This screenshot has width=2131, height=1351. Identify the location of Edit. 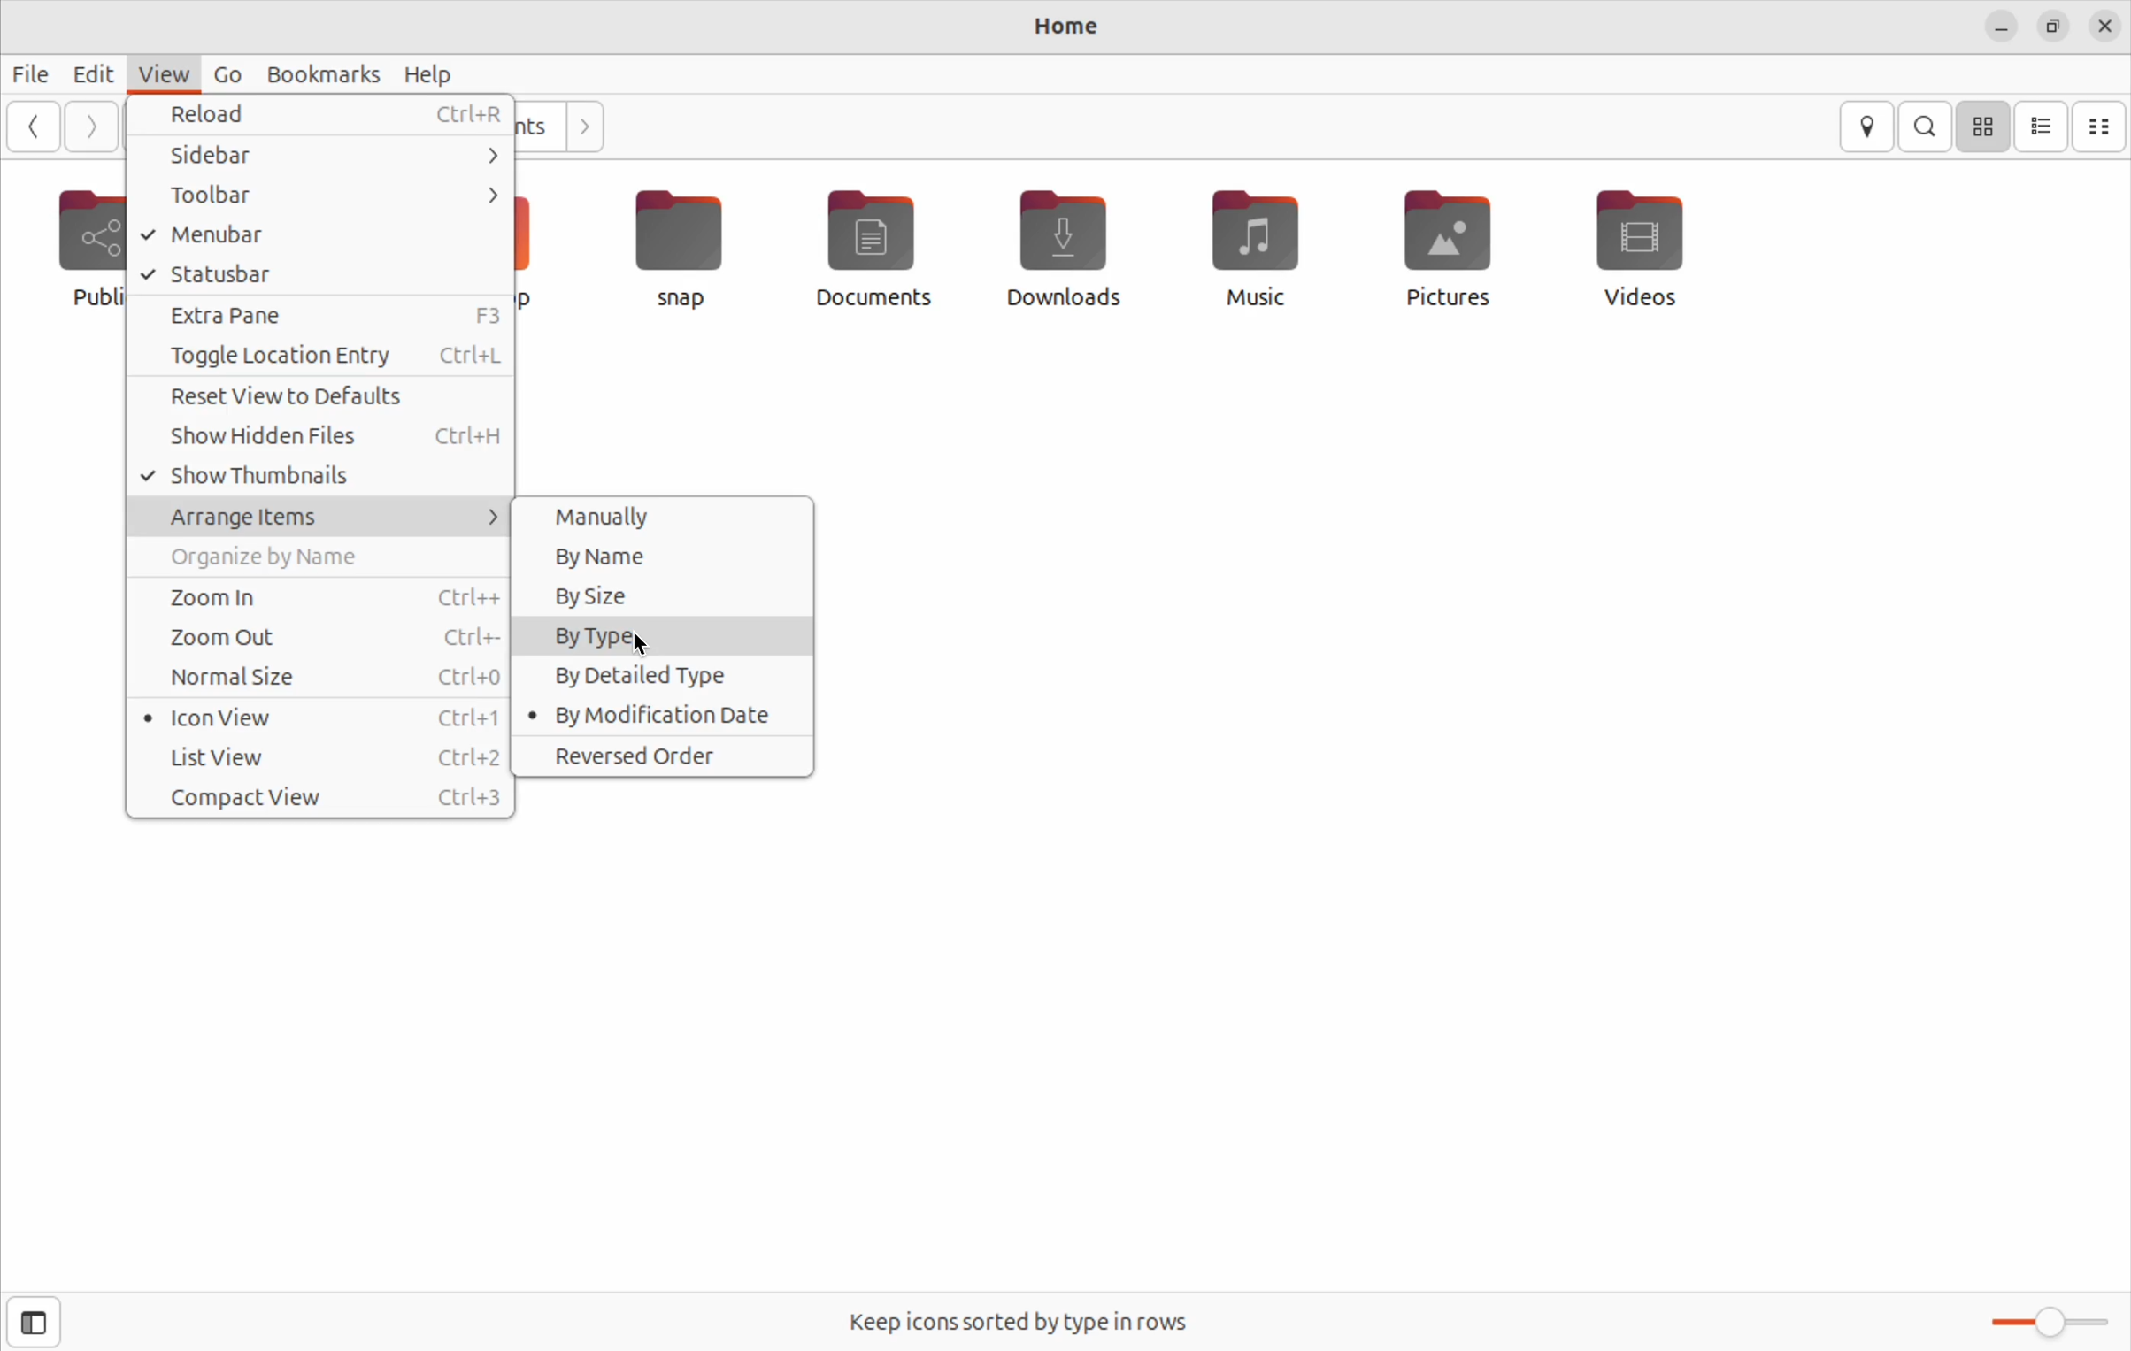
(92, 75).